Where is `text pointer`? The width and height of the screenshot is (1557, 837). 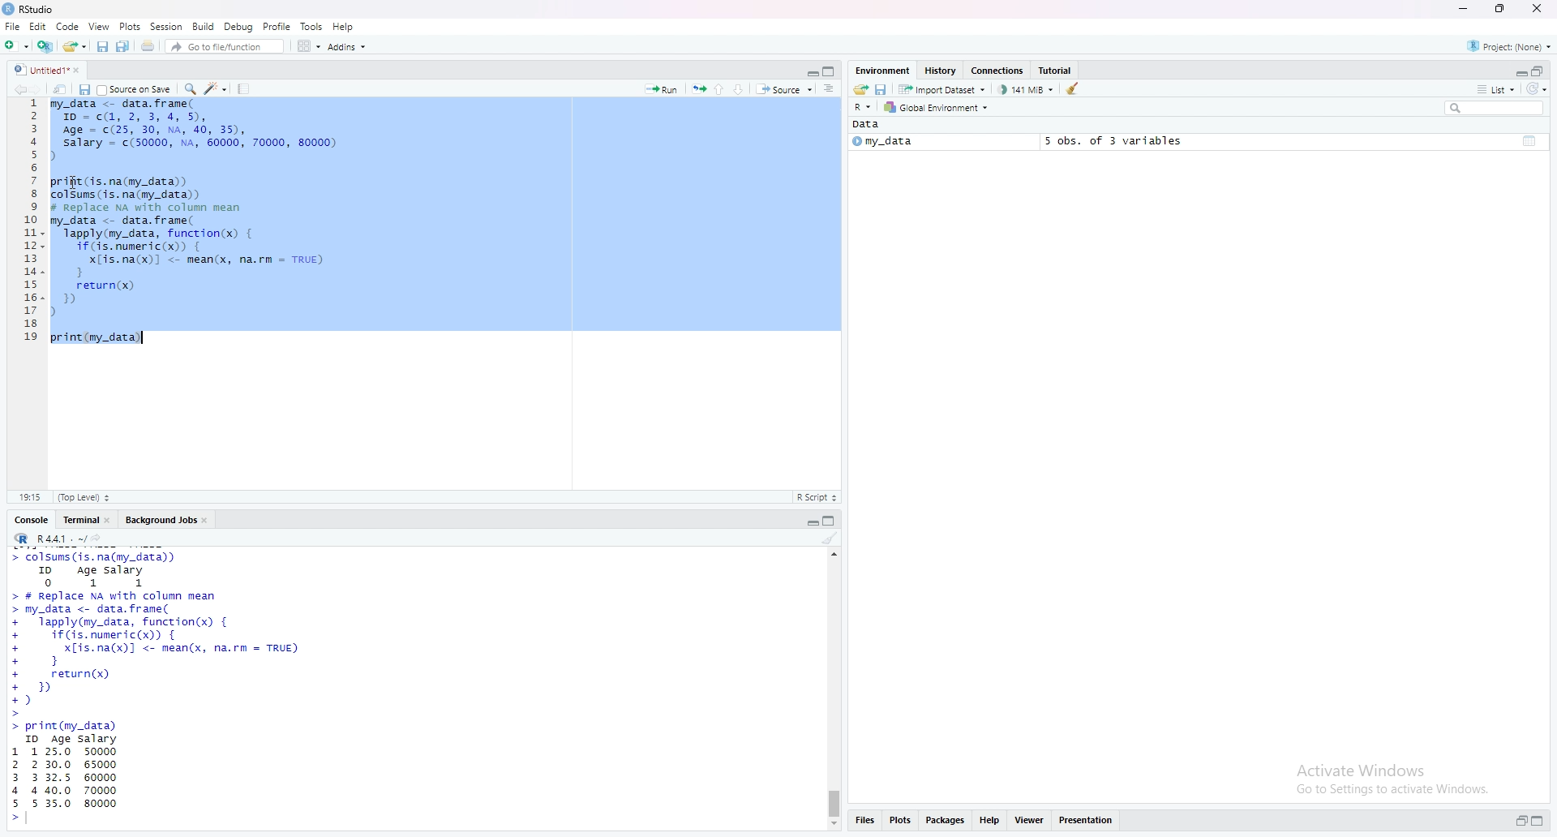 text pointer is located at coordinates (30, 822).